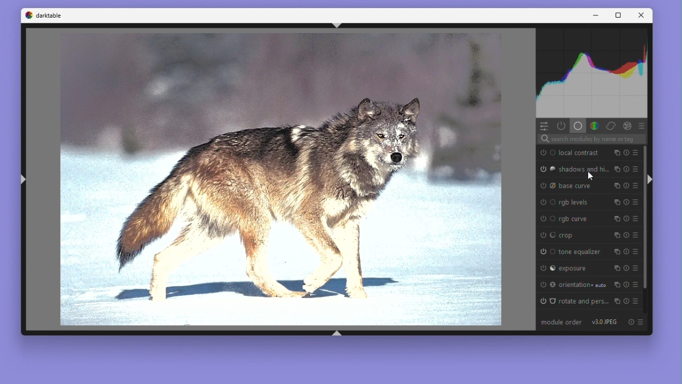  I want to click on darktable, so click(56, 15).